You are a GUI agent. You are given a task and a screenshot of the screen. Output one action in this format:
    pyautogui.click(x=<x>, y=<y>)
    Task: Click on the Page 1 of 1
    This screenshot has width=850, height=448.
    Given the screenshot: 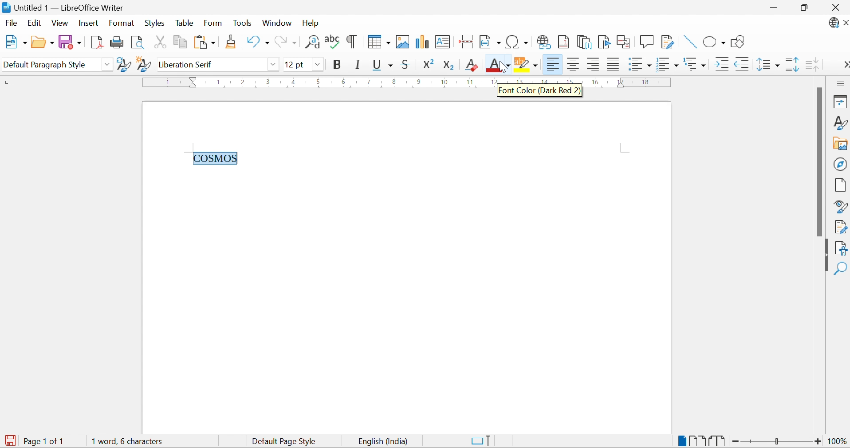 What is the action you would take?
    pyautogui.click(x=47, y=441)
    